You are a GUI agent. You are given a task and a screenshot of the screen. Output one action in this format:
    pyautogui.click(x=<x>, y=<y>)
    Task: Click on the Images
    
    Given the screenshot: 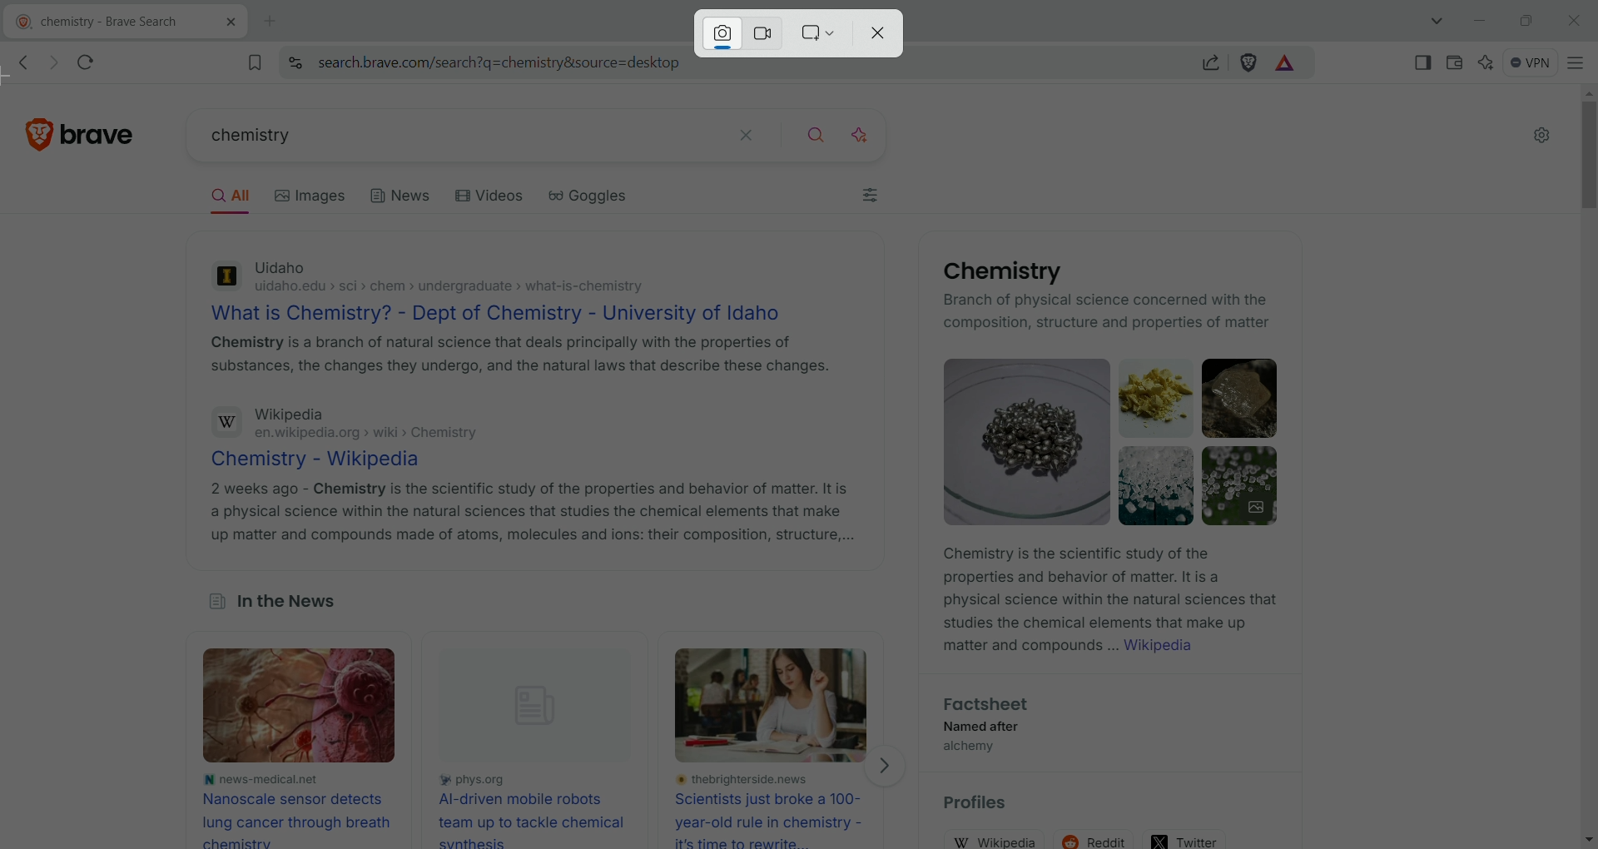 What is the action you would take?
    pyautogui.click(x=318, y=196)
    